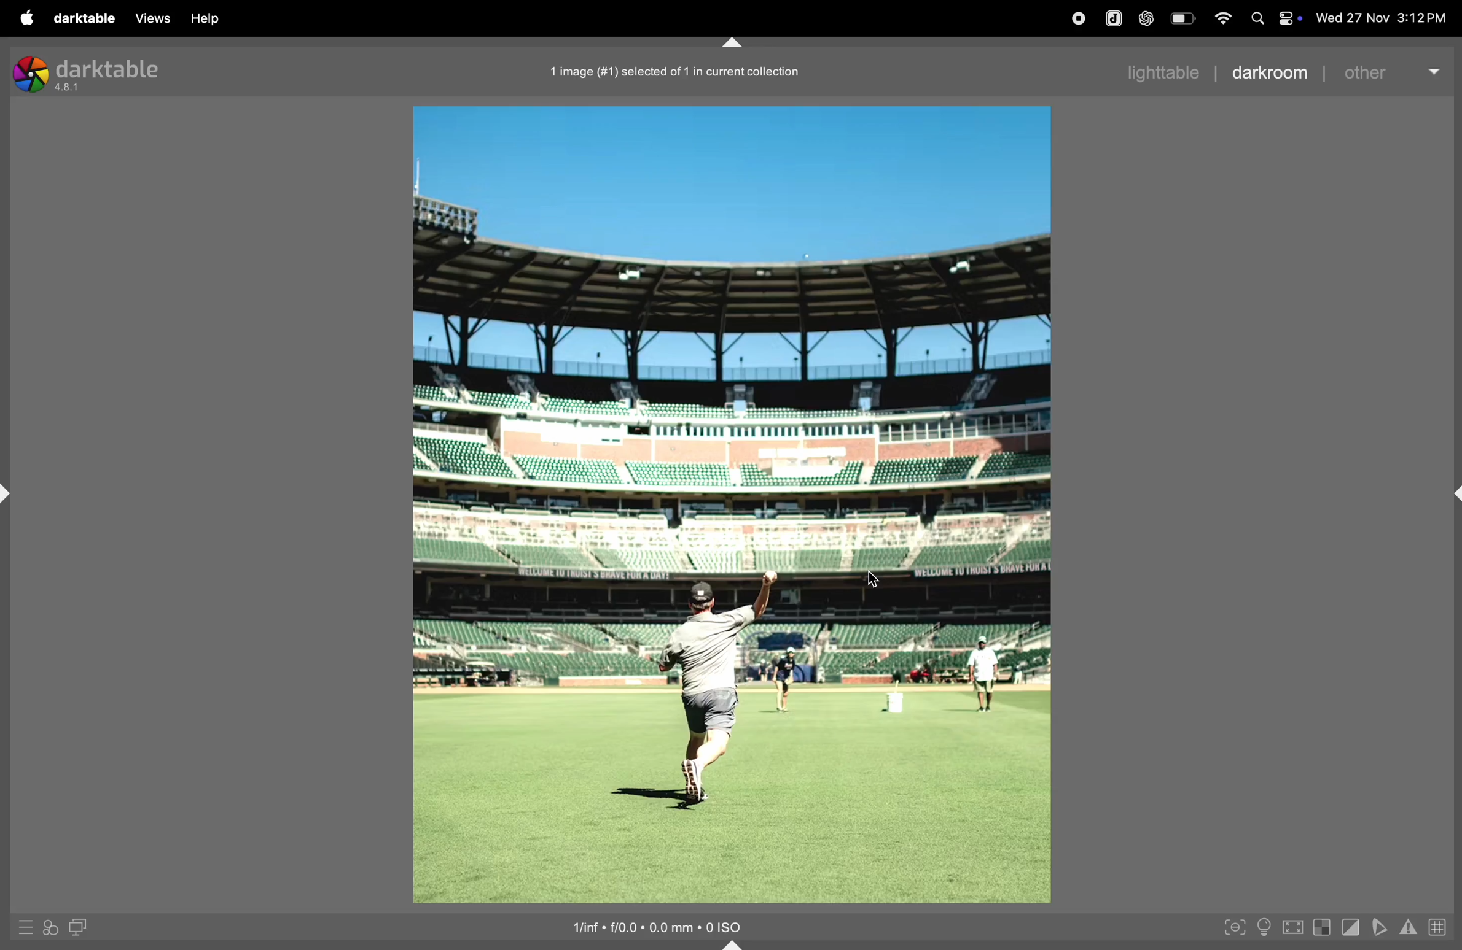 Image resolution: width=1462 pixels, height=950 pixels. Describe the element at coordinates (1453, 492) in the screenshot. I see `shift+ctrl+r` at that location.